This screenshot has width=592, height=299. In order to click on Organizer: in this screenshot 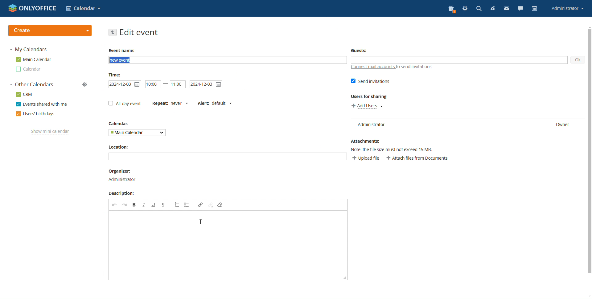, I will do `click(118, 171)`.